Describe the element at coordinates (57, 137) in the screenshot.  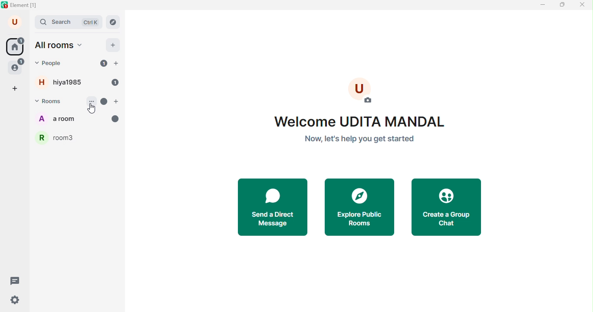
I see `room3` at that location.